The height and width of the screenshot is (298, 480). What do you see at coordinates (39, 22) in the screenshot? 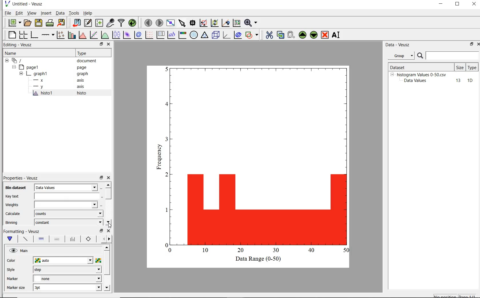
I see `save` at bounding box center [39, 22].